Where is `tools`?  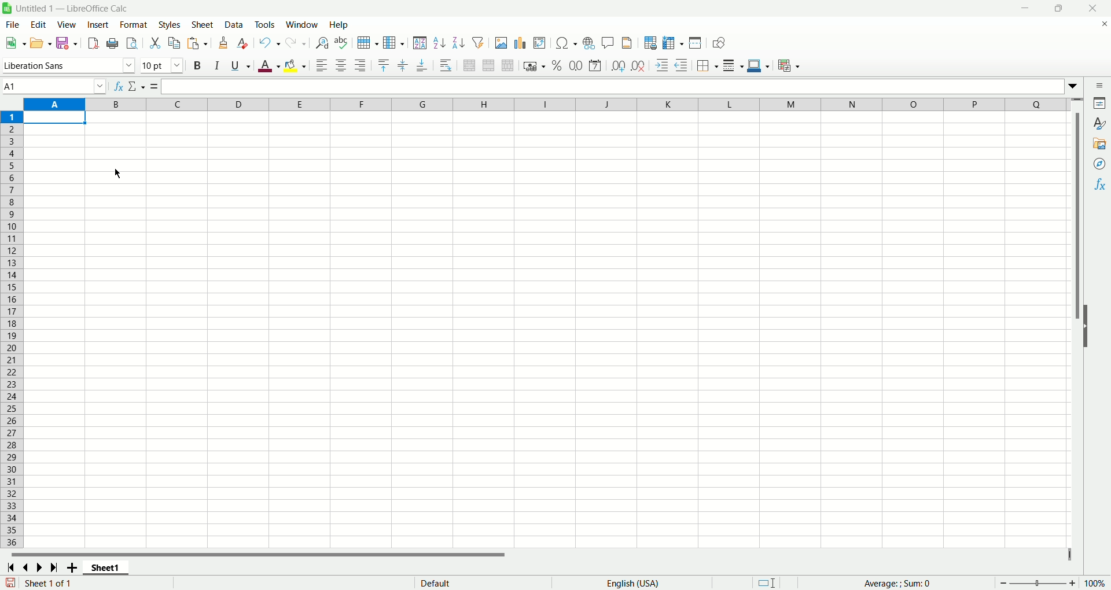 tools is located at coordinates (264, 25).